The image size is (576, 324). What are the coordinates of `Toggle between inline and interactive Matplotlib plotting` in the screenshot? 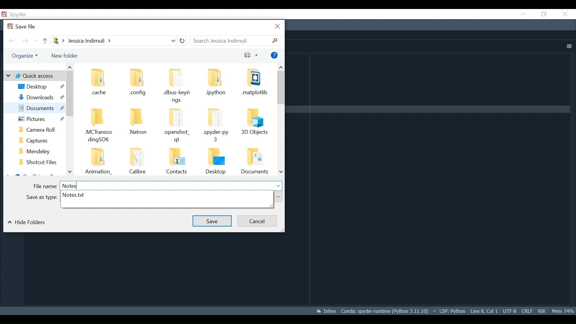 It's located at (325, 311).